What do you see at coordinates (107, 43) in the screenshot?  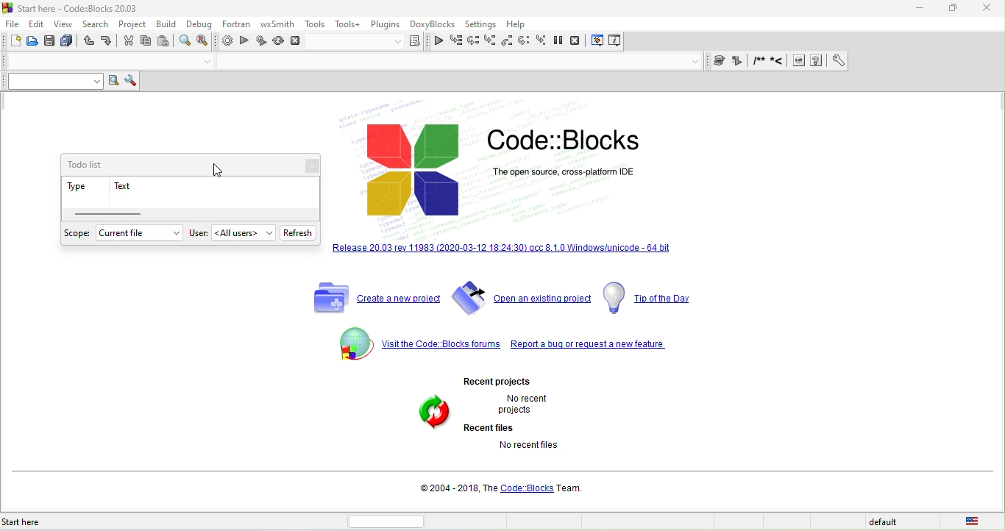 I see `redo` at bounding box center [107, 43].